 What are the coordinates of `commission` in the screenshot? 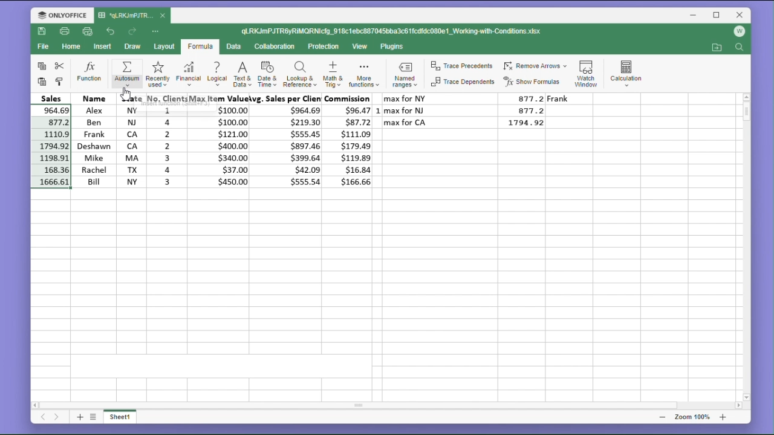 It's located at (351, 141).